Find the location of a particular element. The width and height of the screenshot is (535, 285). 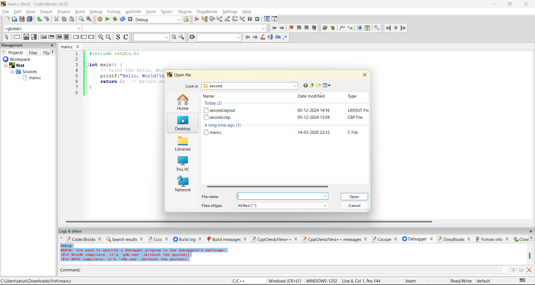

jump forward is located at coordinates (283, 28).